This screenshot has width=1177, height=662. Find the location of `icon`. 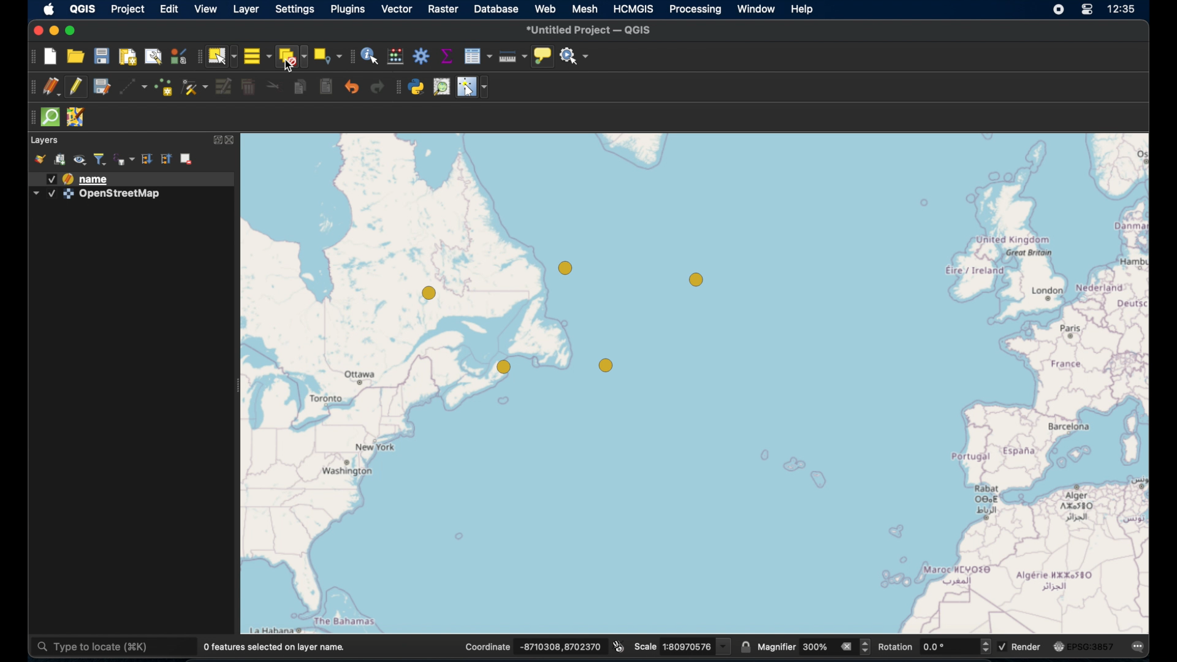

icon is located at coordinates (68, 179).